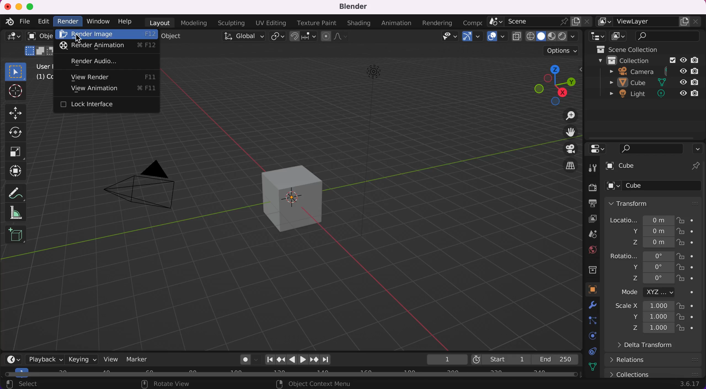  What do you see at coordinates (18, 132) in the screenshot?
I see `rotate` at bounding box center [18, 132].